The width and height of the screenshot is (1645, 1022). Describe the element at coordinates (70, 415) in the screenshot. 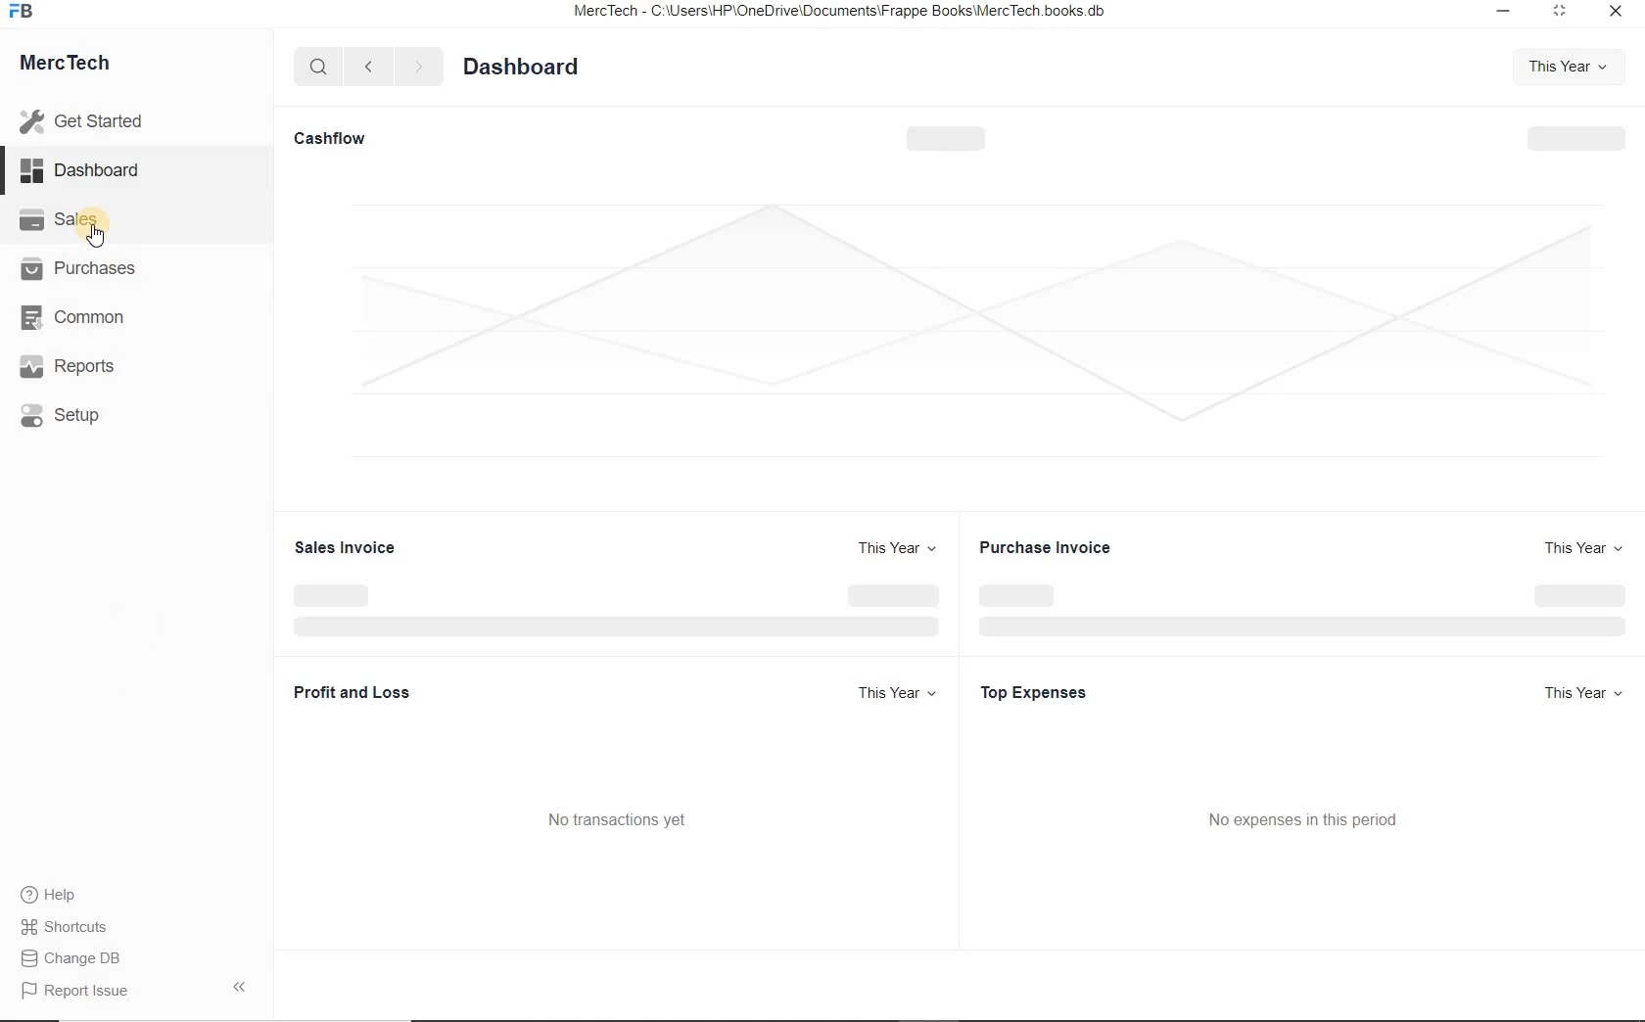

I see `Setup` at that location.